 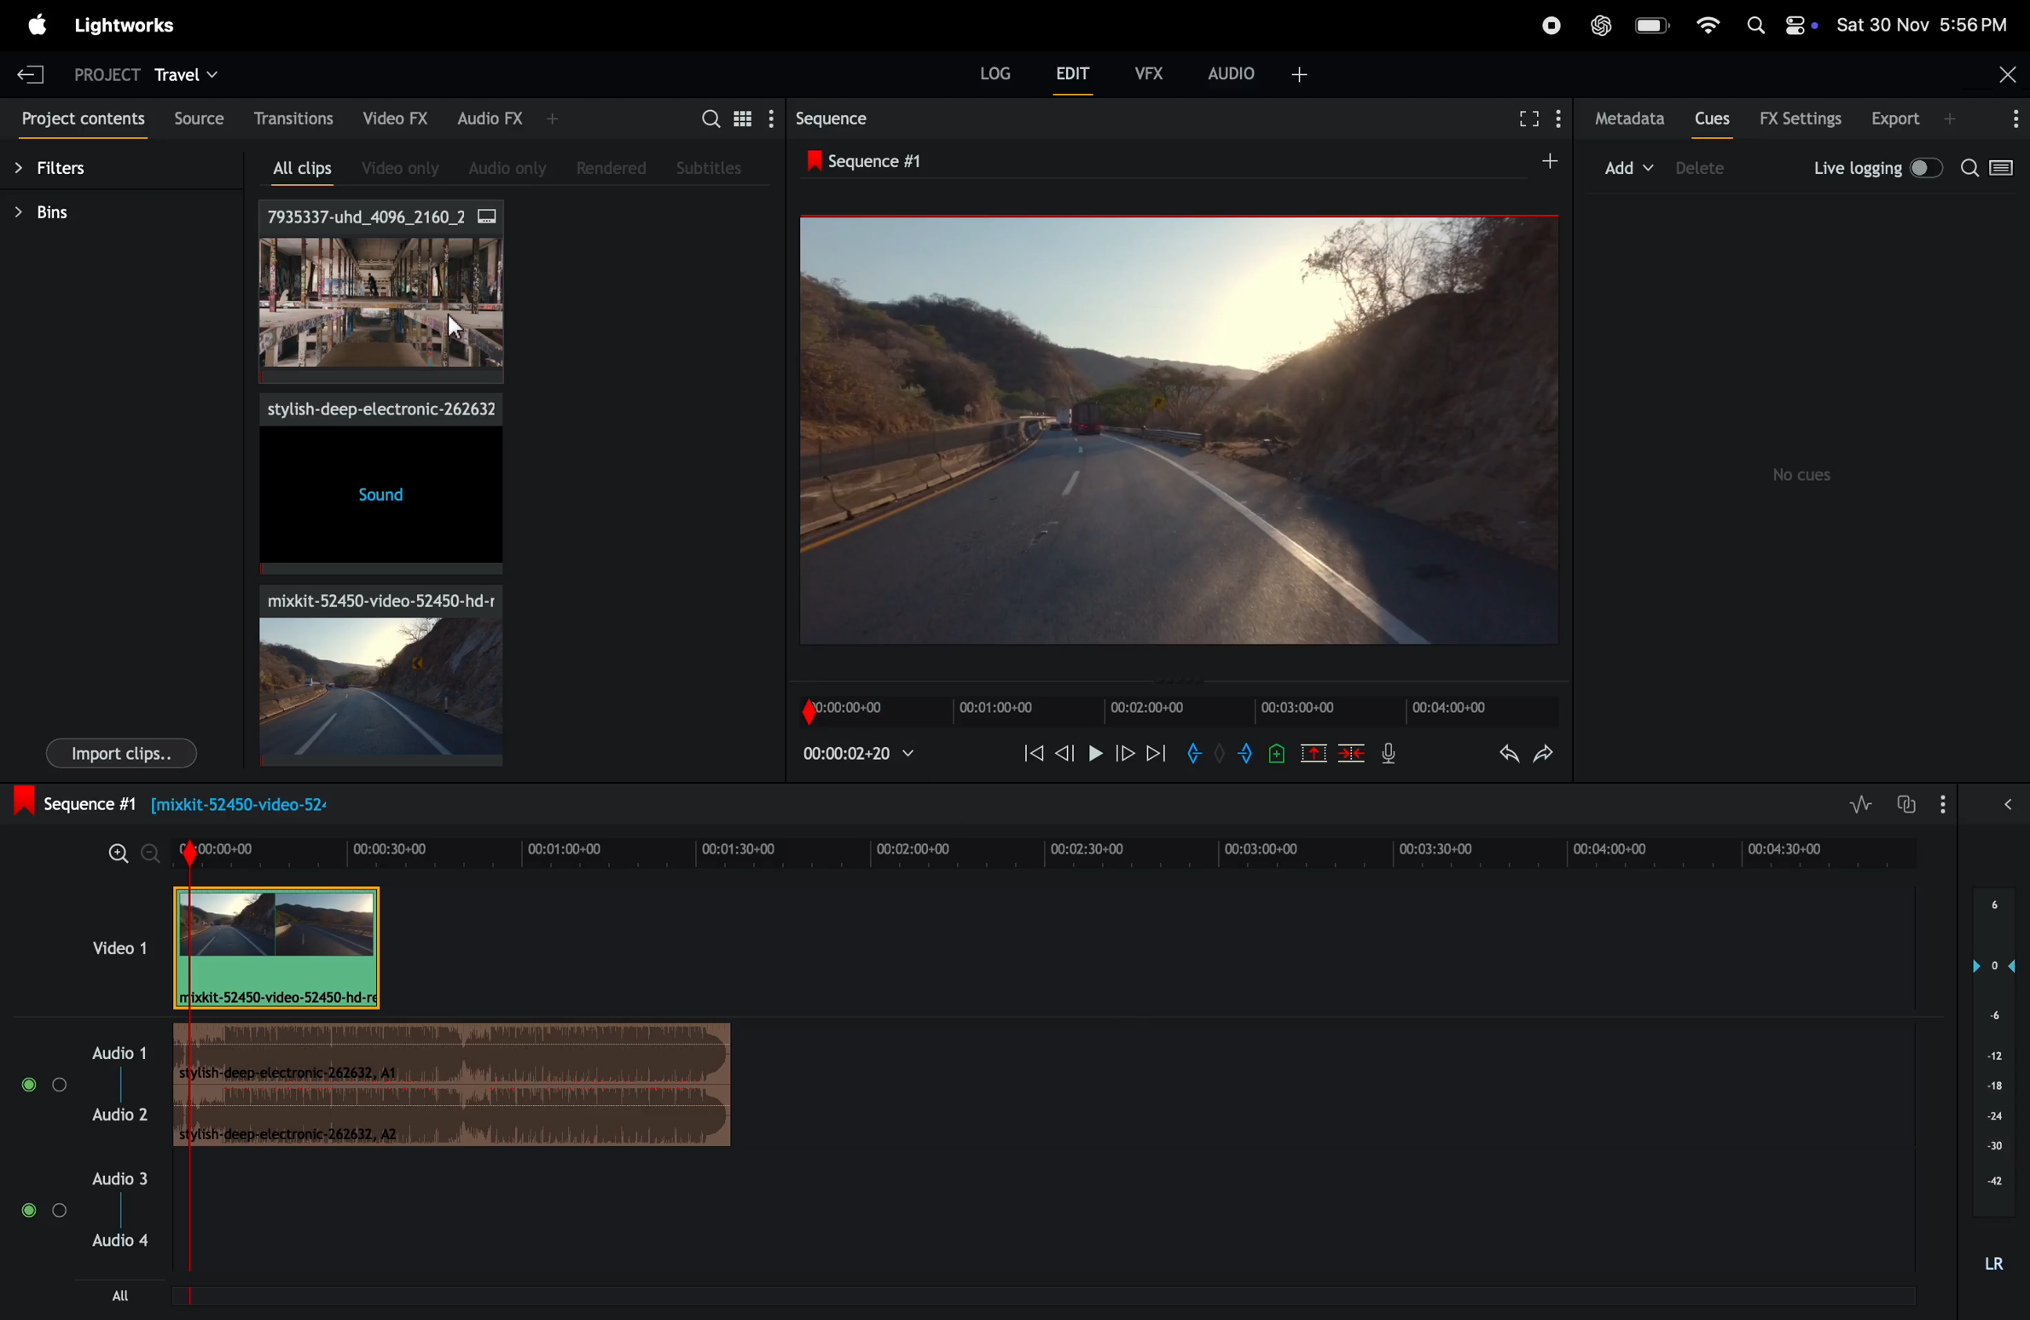 I want to click on options, so click(x=1981, y=802).